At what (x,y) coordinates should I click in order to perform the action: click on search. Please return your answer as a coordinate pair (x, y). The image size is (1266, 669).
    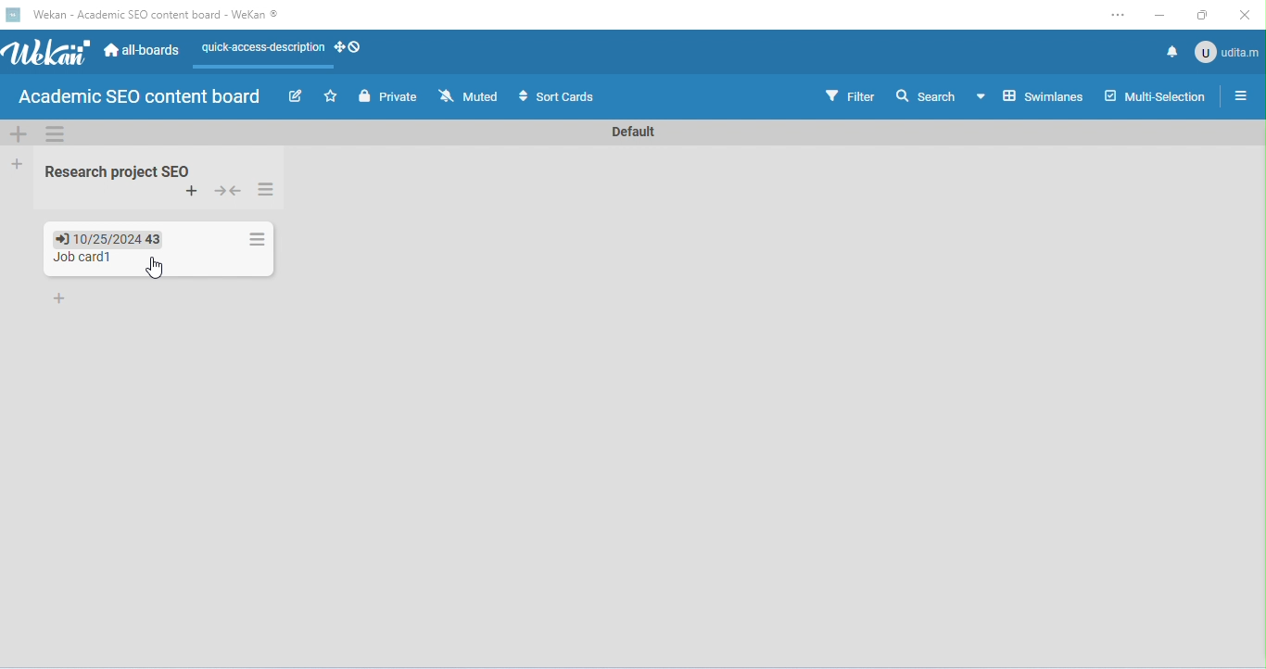
    Looking at the image, I should click on (928, 97).